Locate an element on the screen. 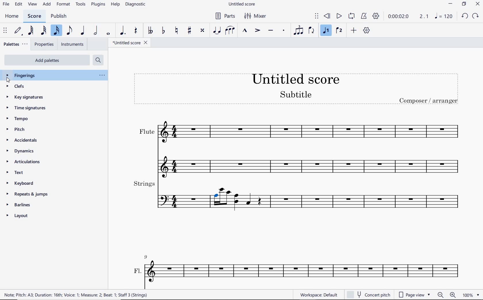  title is located at coordinates (296, 88).